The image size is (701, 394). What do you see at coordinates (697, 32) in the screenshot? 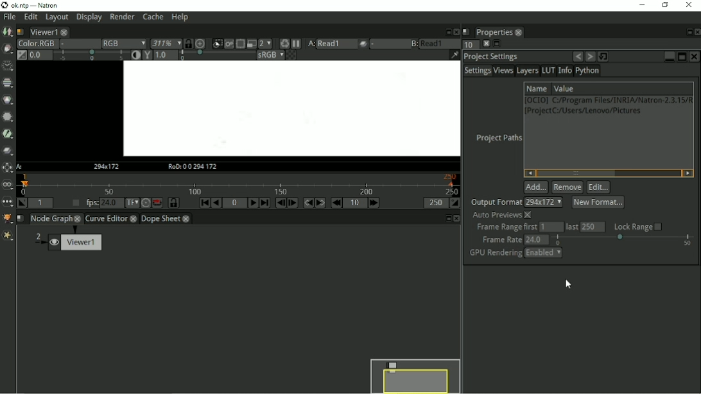
I see `Close` at bounding box center [697, 32].